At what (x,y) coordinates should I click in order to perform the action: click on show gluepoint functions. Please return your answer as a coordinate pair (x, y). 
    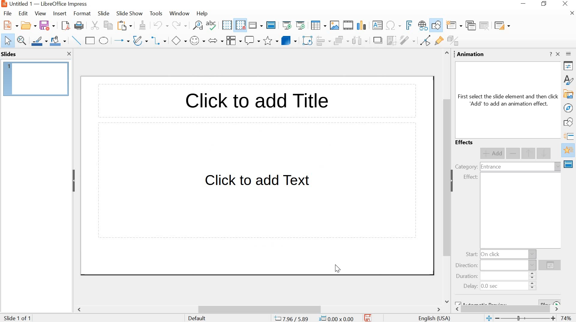
    Looking at the image, I should click on (438, 41).